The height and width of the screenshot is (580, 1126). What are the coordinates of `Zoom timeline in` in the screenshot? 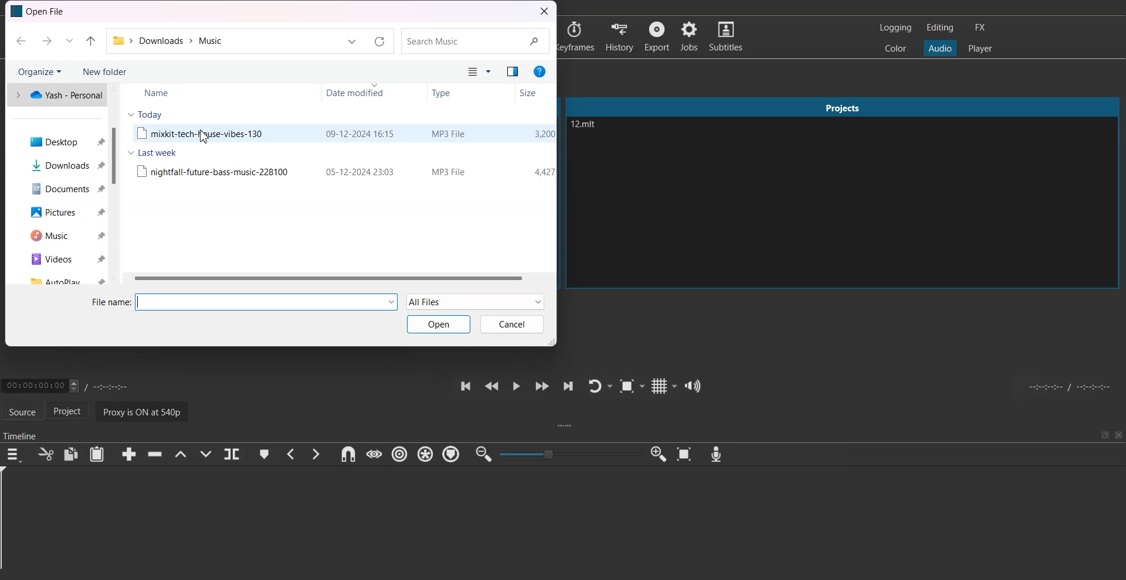 It's located at (659, 454).